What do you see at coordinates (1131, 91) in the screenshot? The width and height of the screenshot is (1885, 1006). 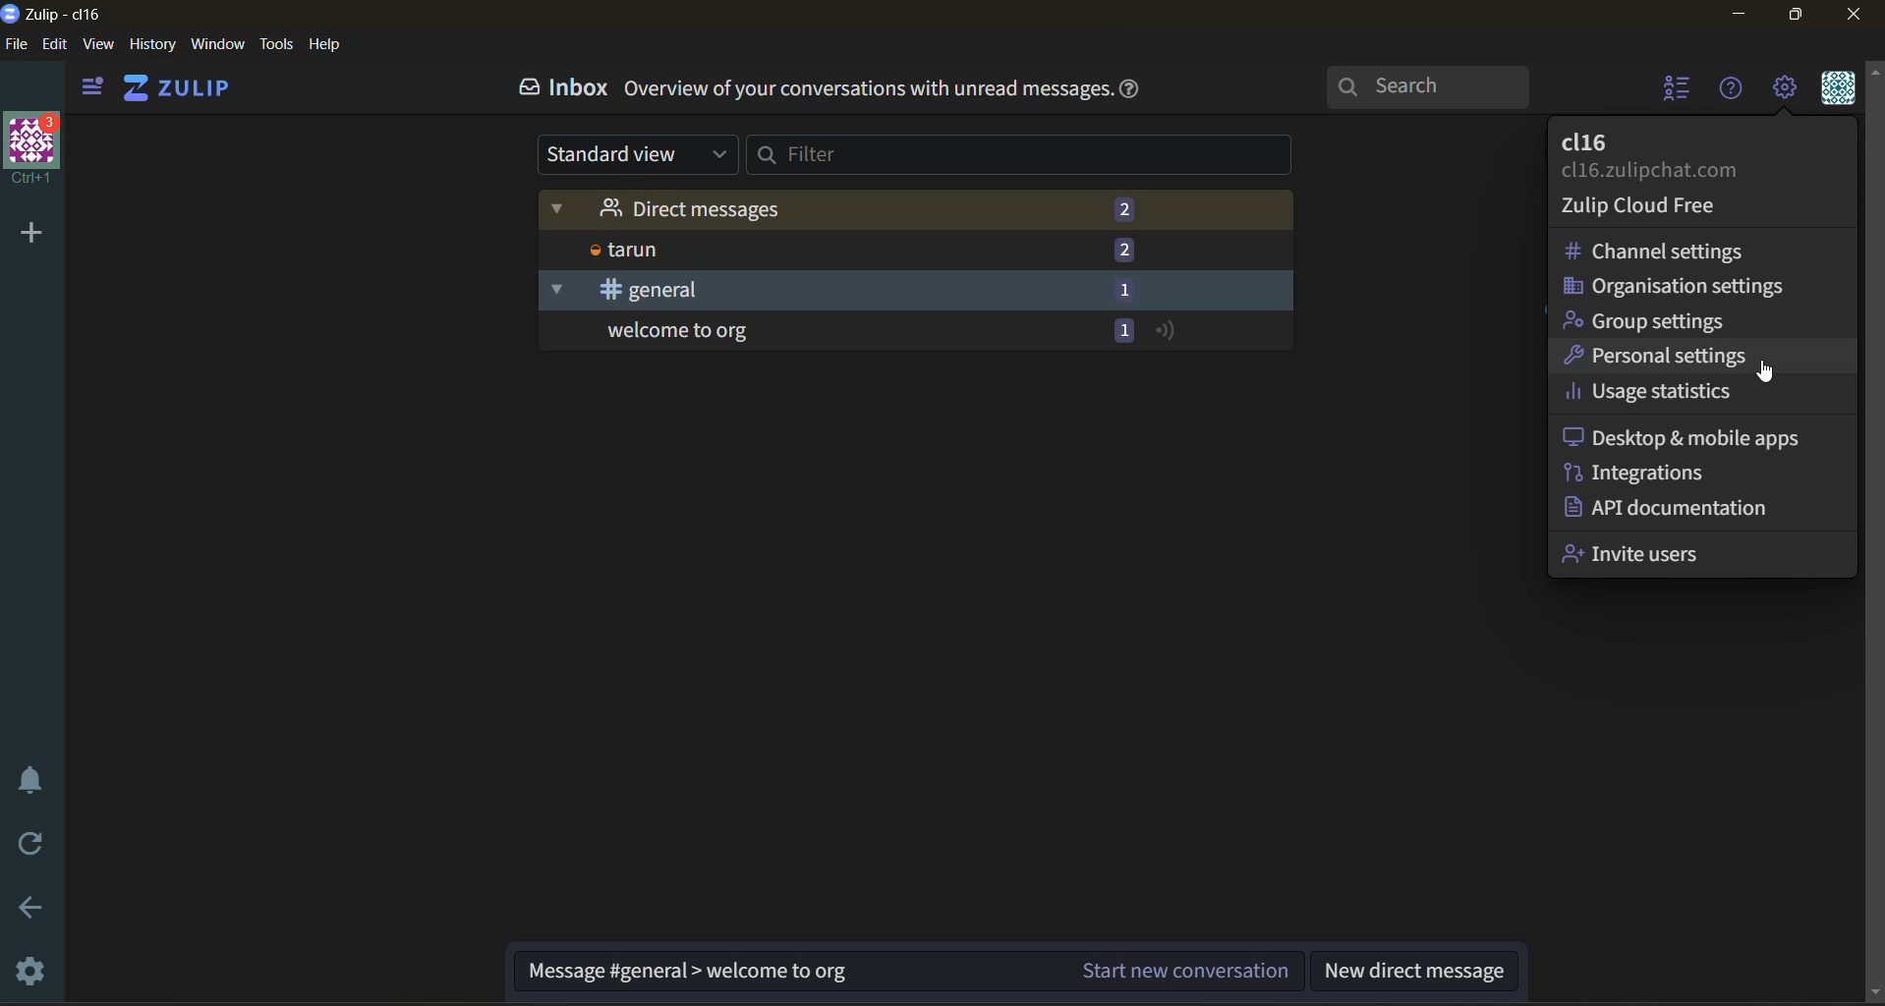 I see `help` at bounding box center [1131, 91].